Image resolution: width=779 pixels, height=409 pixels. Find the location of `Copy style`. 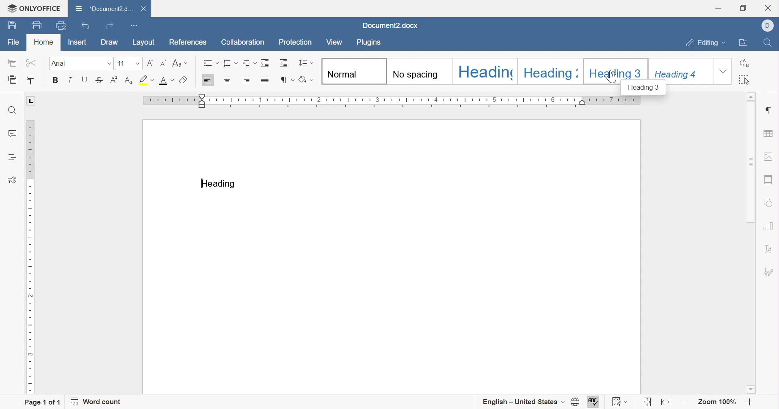

Copy style is located at coordinates (35, 80).